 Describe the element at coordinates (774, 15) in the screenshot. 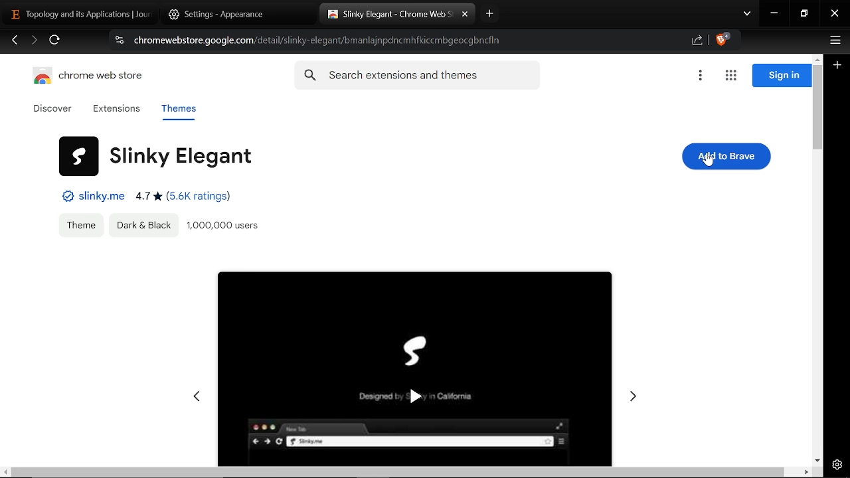

I see `Minimize` at that location.